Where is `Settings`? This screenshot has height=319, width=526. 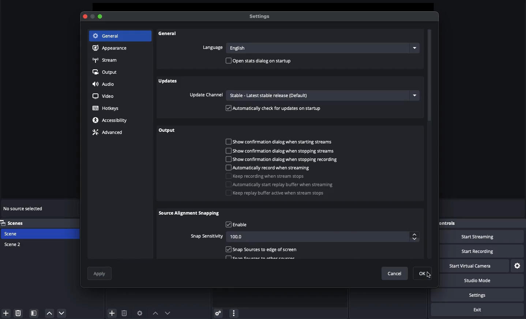
Settings is located at coordinates (261, 17).